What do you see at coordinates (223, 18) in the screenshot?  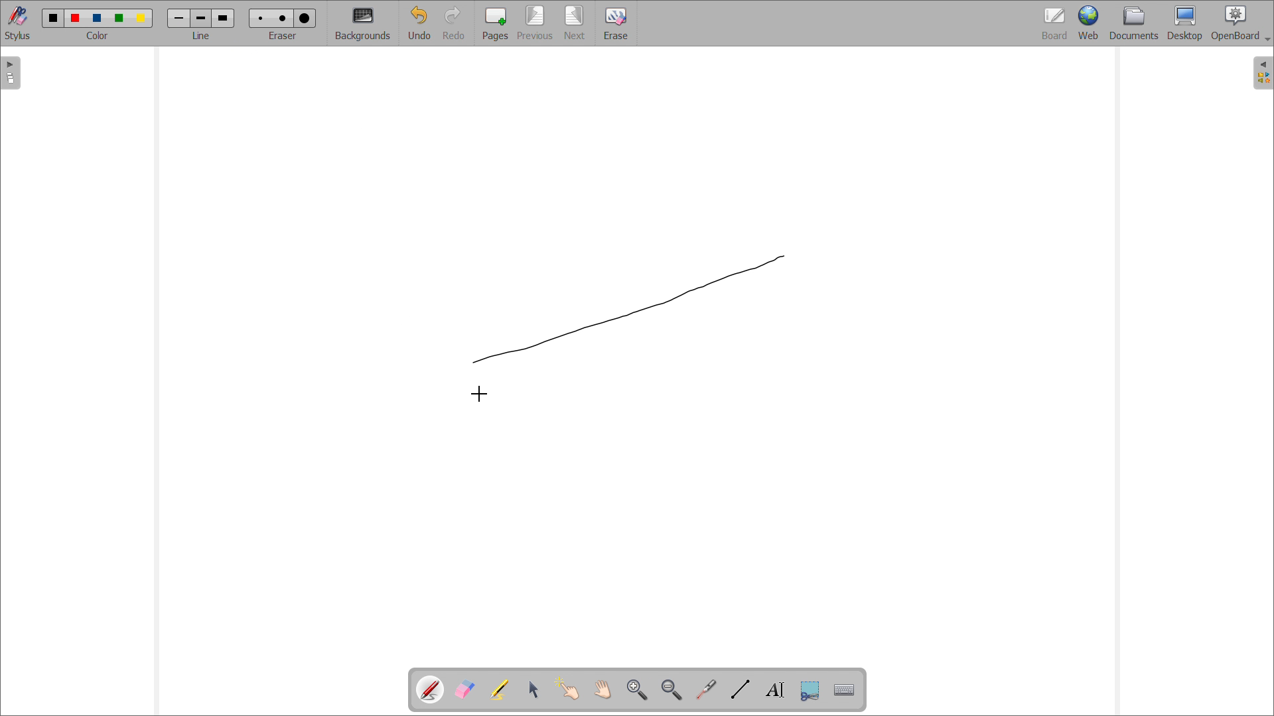 I see `line width size` at bounding box center [223, 18].